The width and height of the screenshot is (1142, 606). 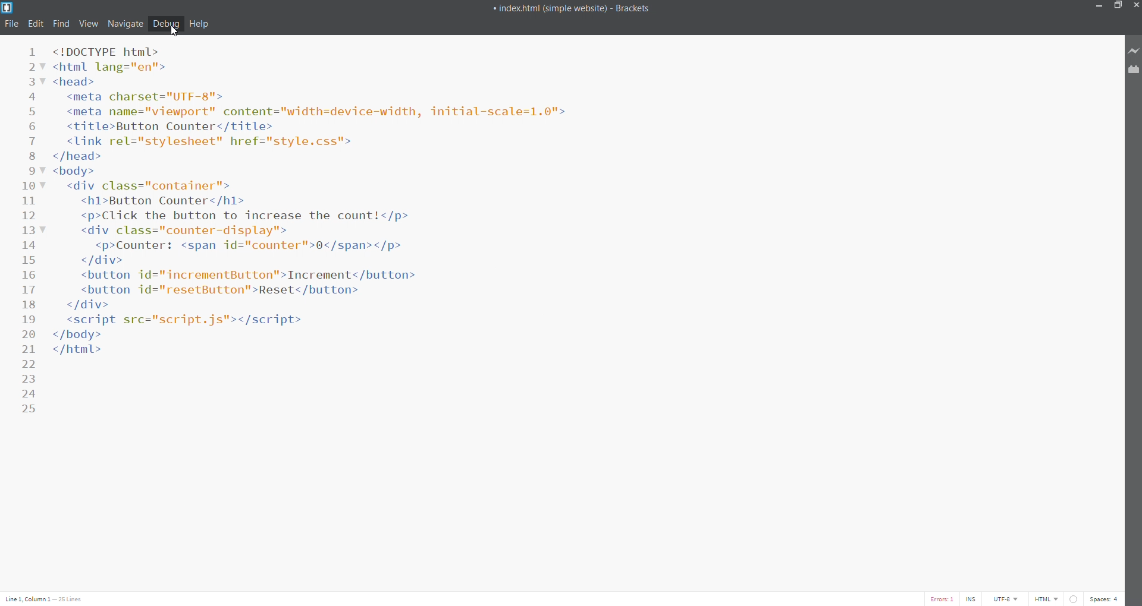 What do you see at coordinates (537, 7) in the screenshot?
I see `title bar` at bounding box center [537, 7].